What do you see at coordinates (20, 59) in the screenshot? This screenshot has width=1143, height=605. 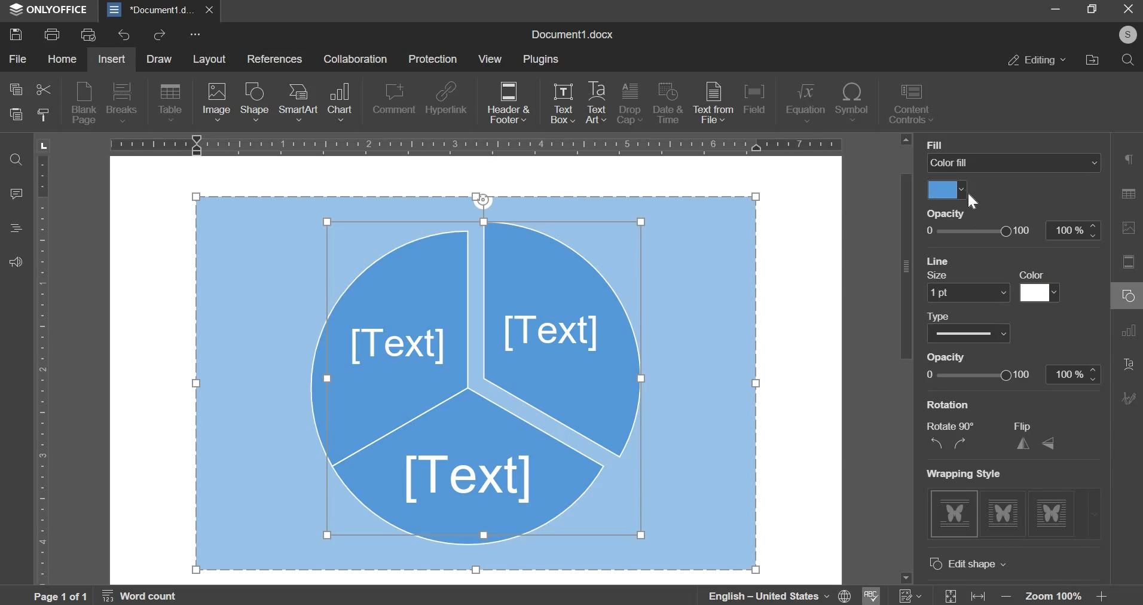 I see `file` at bounding box center [20, 59].